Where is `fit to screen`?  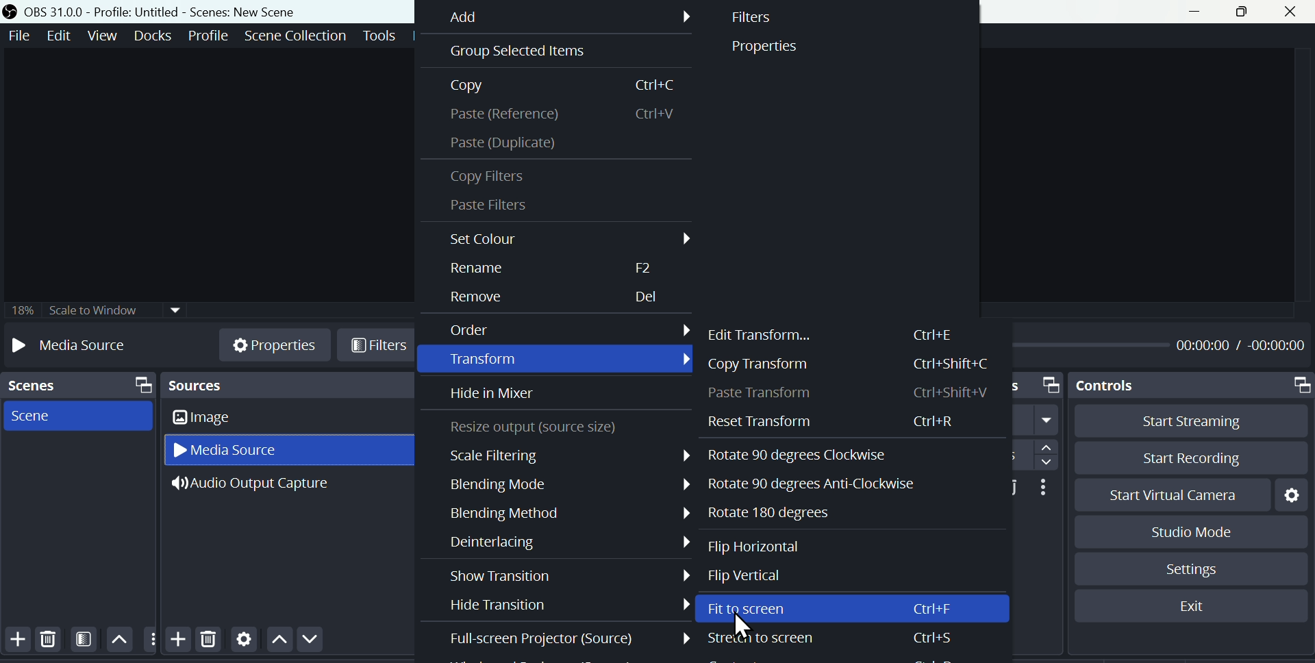
fit to screen is located at coordinates (756, 611).